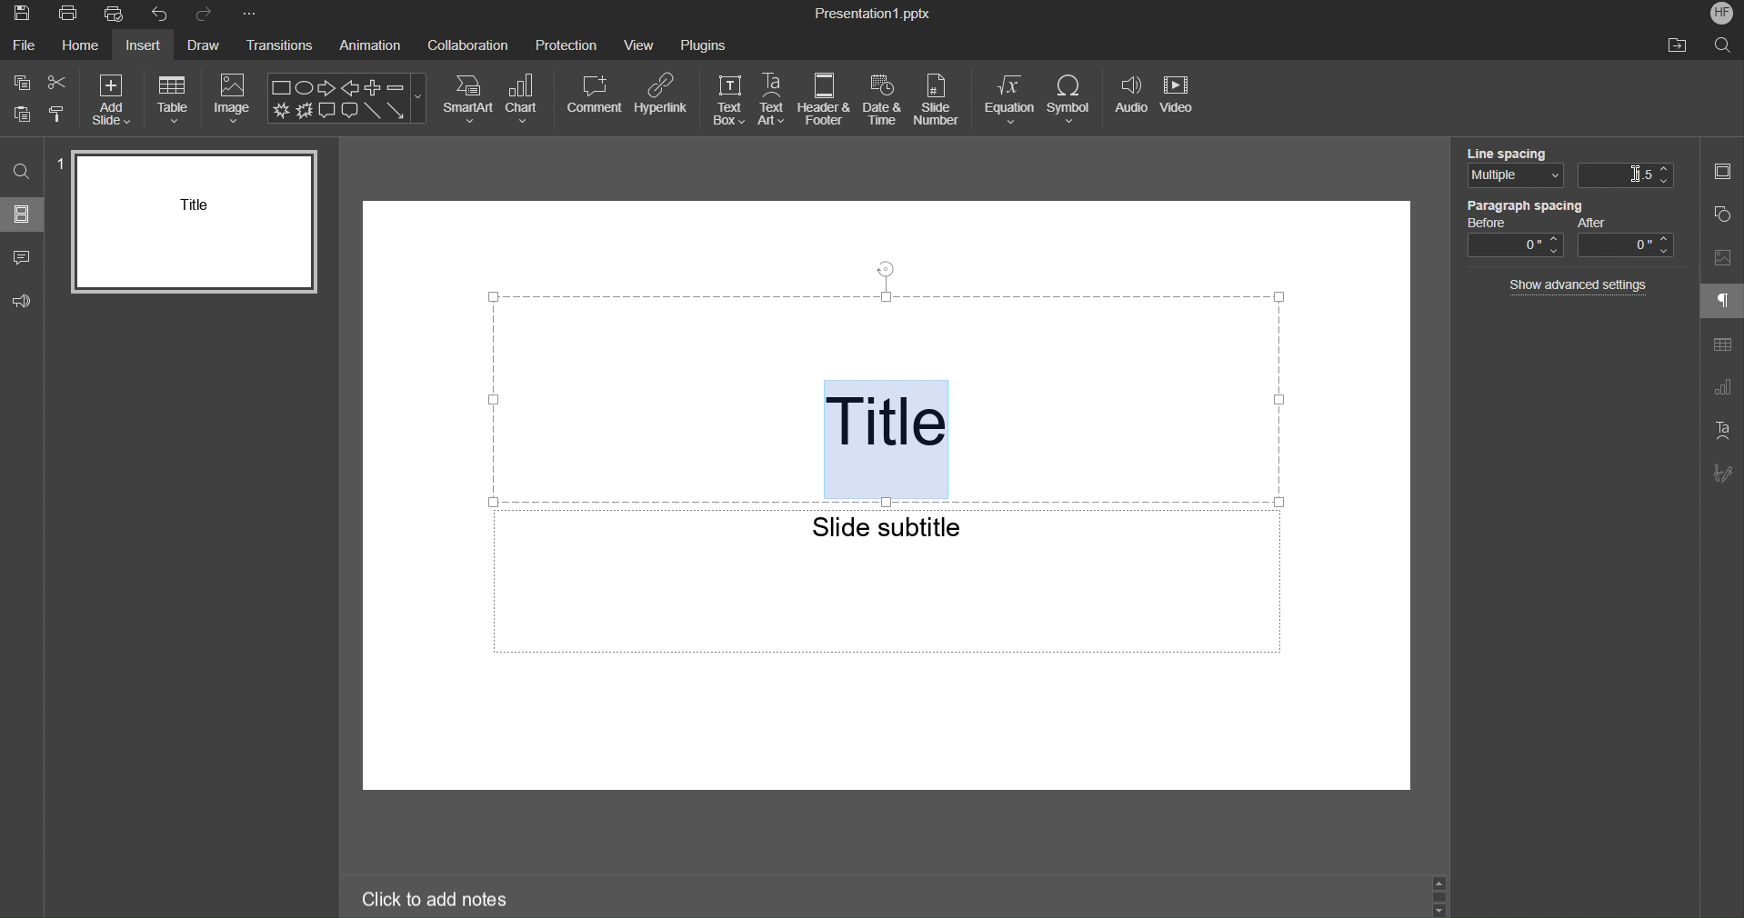  I want to click on TextArt, so click(775, 100).